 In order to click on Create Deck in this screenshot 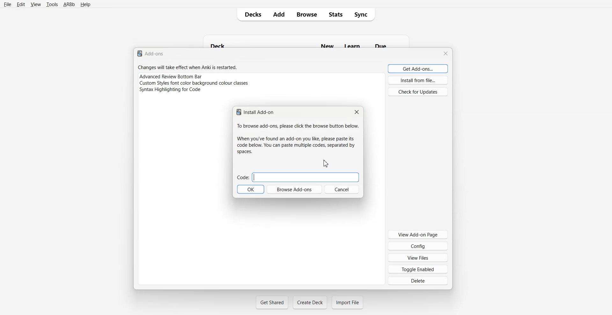, I will do `click(310, 303)`.